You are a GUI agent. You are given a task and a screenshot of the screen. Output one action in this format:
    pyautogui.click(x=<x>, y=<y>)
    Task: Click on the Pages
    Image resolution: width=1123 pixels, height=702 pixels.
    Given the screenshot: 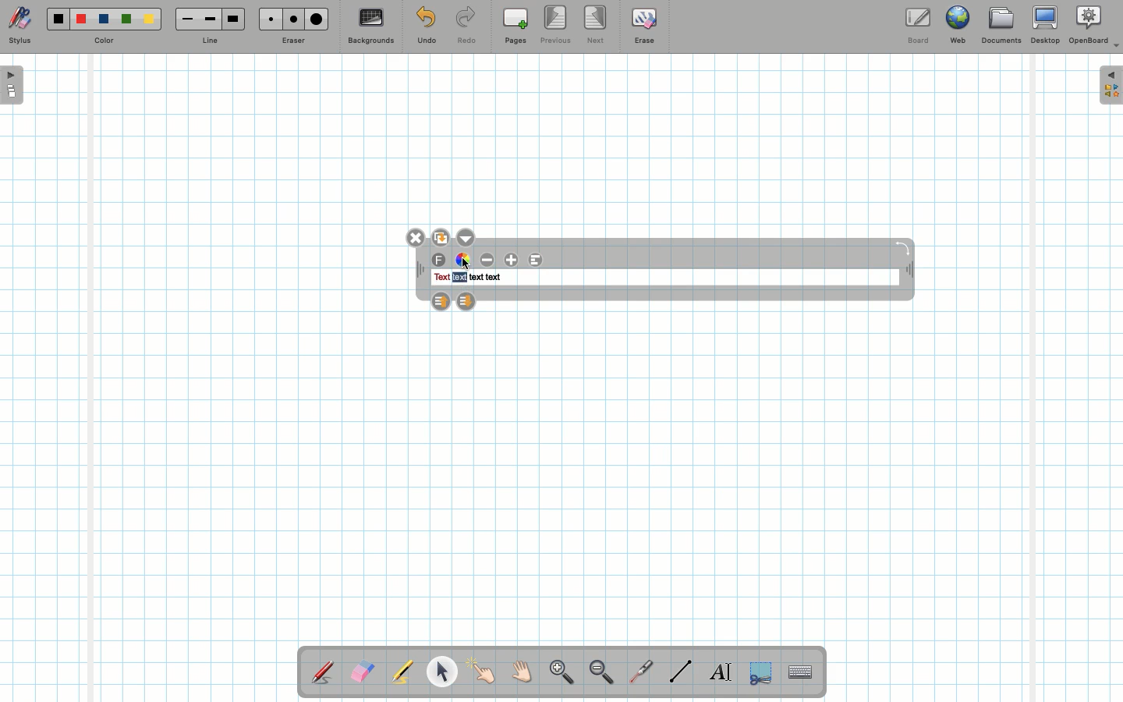 What is the action you would take?
    pyautogui.click(x=515, y=27)
    